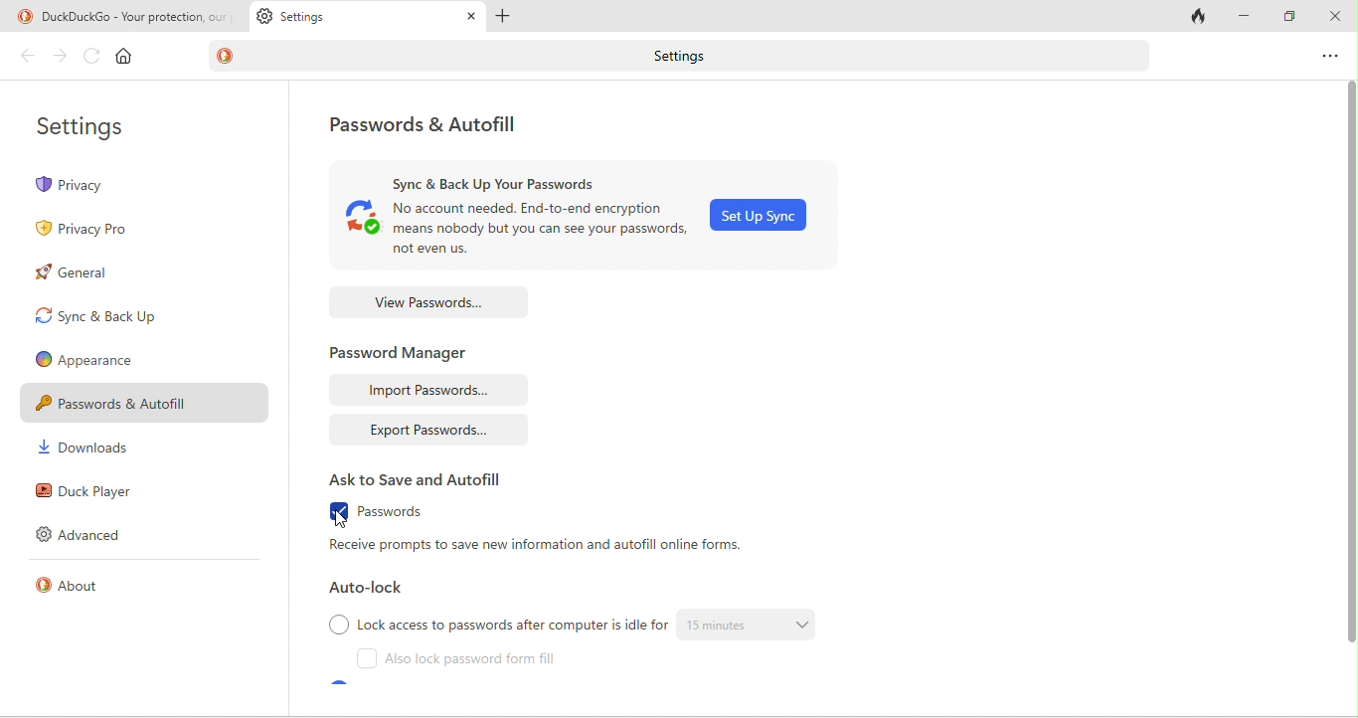 The height and width of the screenshot is (718, 1358). Describe the element at coordinates (374, 592) in the screenshot. I see `auto lock` at that location.